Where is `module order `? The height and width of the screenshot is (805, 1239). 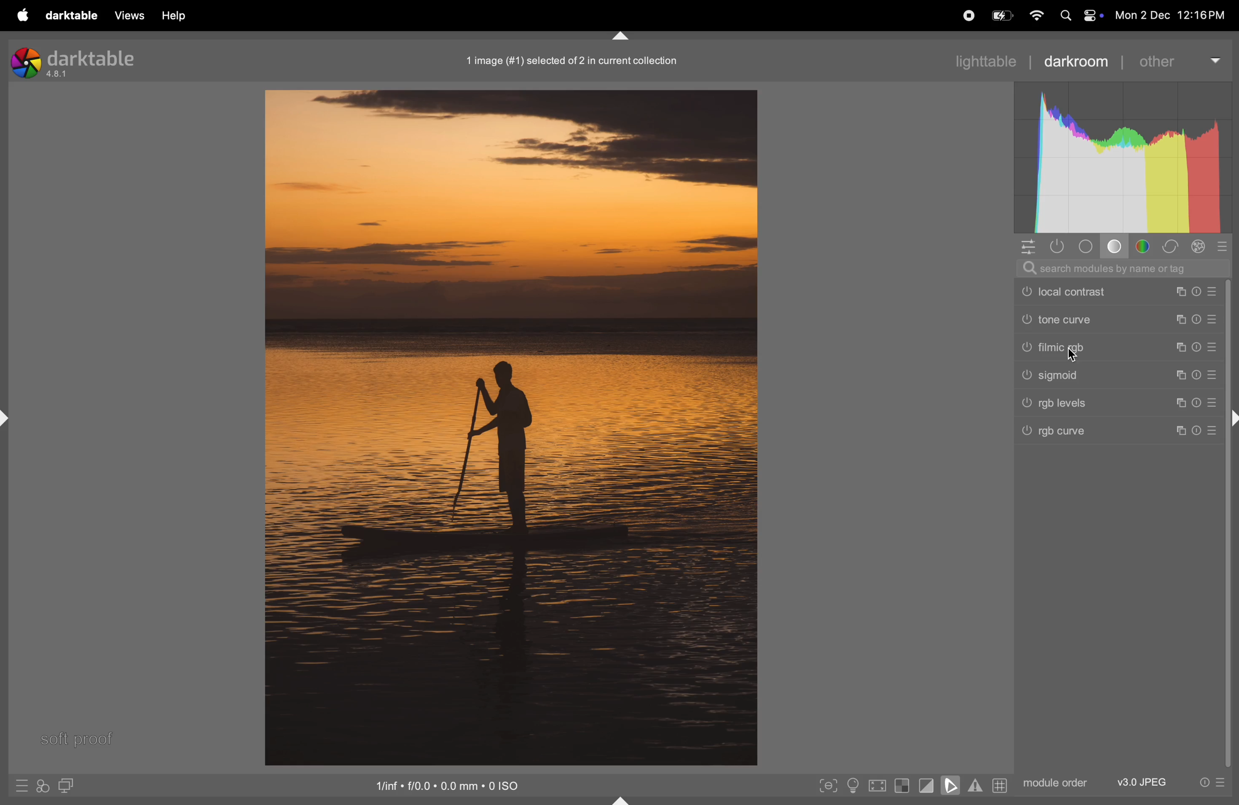
module order  is located at coordinates (1053, 782).